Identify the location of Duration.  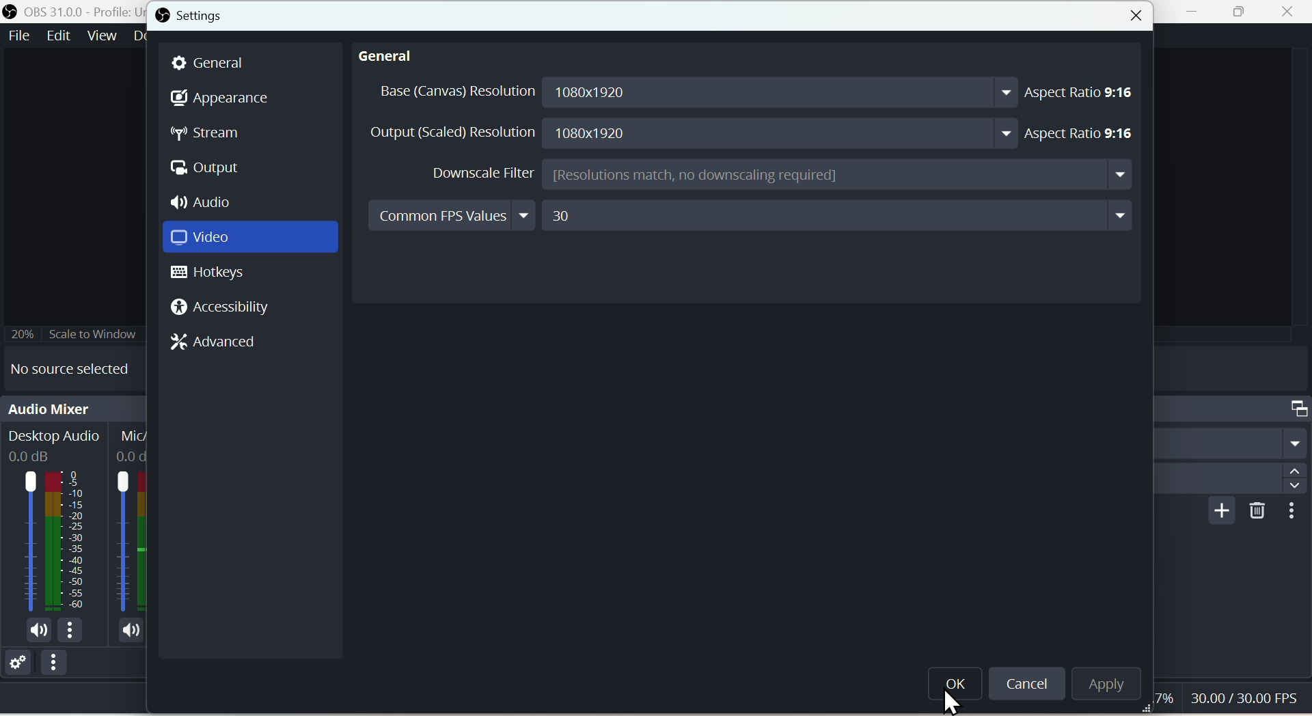
(1231, 479).